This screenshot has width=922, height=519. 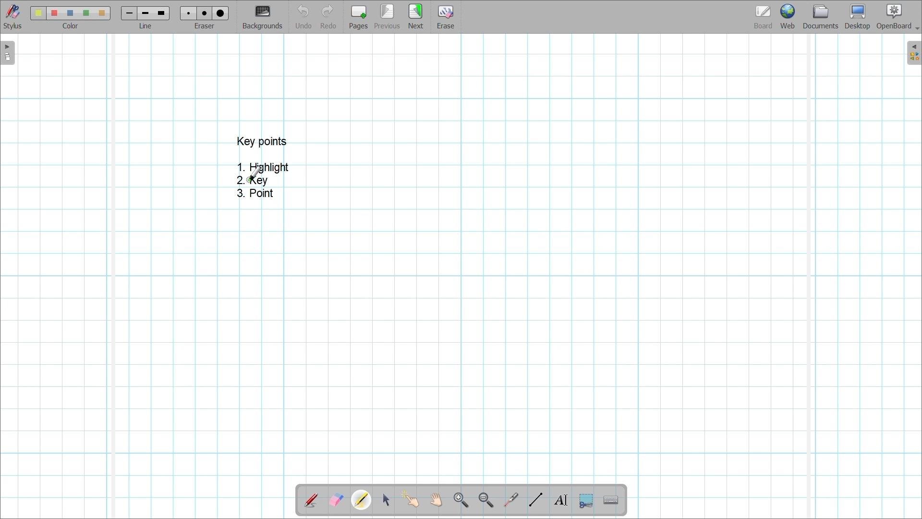 What do you see at coordinates (206, 26) in the screenshot?
I see `eraser` at bounding box center [206, 26].